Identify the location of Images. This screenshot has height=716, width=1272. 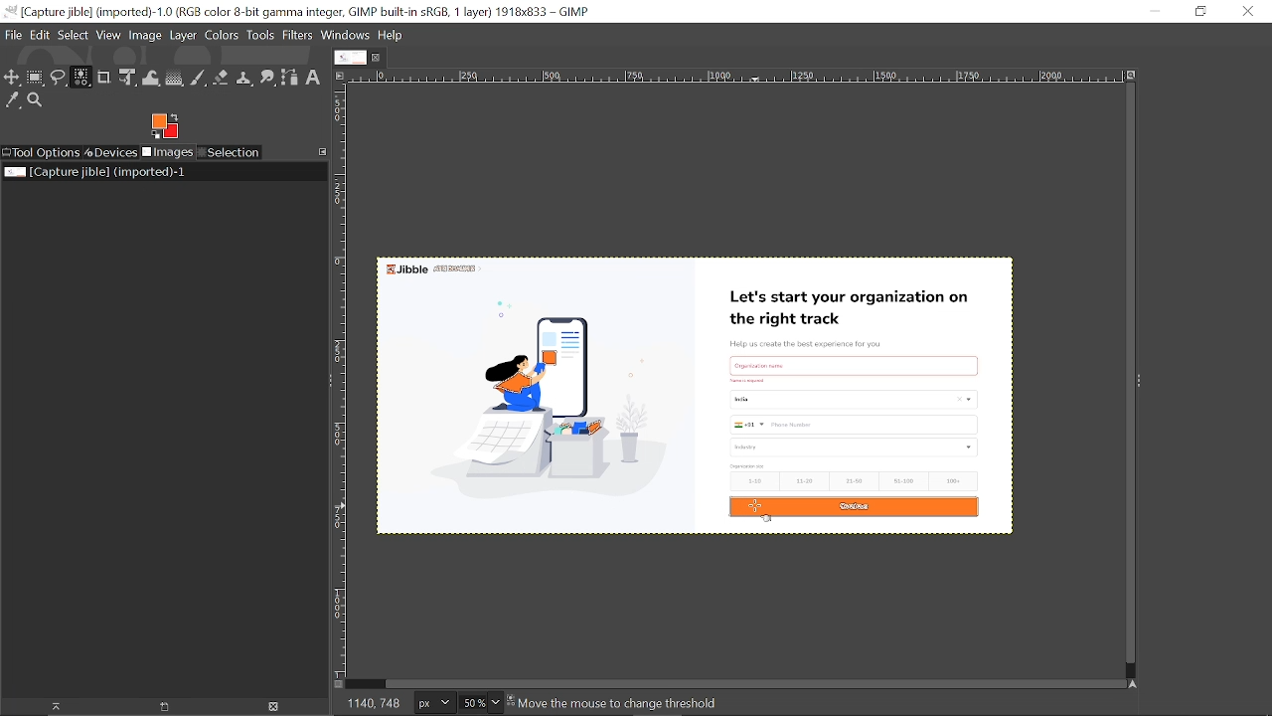
(167, 153).